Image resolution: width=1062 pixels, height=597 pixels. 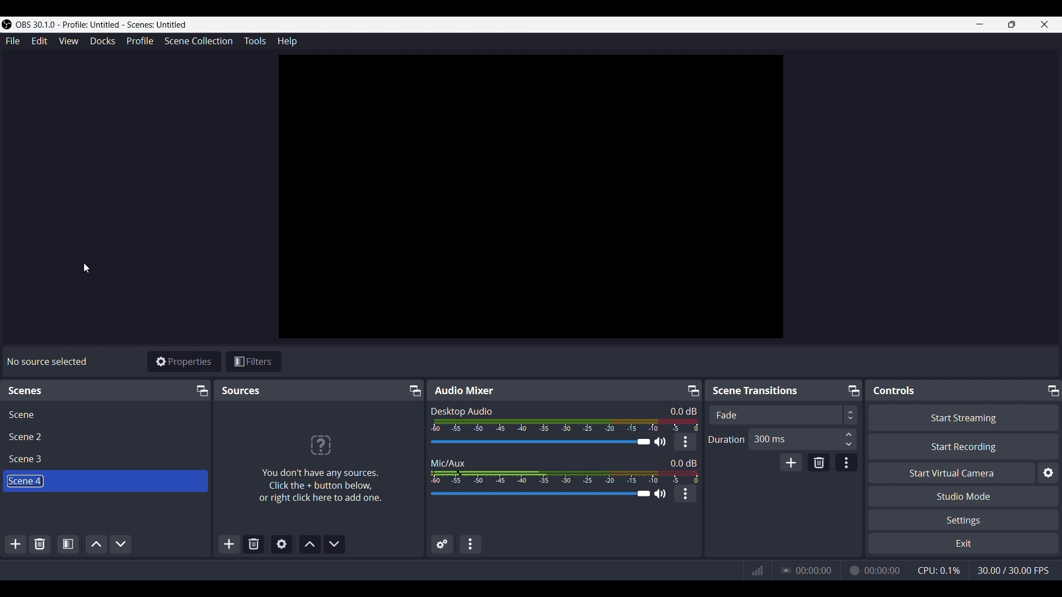 What do you see at coordinates (845, 463) in the screenshot?
I see `Transition properties` at bounding box center [845, 463].